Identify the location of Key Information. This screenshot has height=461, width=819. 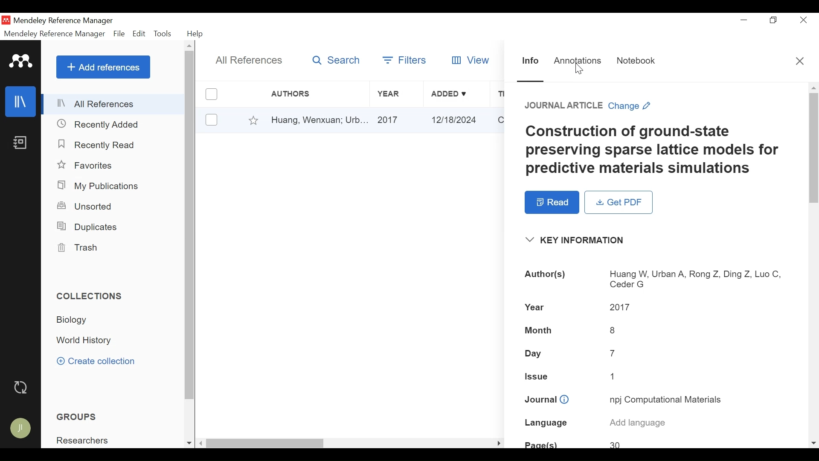
(578, 240).